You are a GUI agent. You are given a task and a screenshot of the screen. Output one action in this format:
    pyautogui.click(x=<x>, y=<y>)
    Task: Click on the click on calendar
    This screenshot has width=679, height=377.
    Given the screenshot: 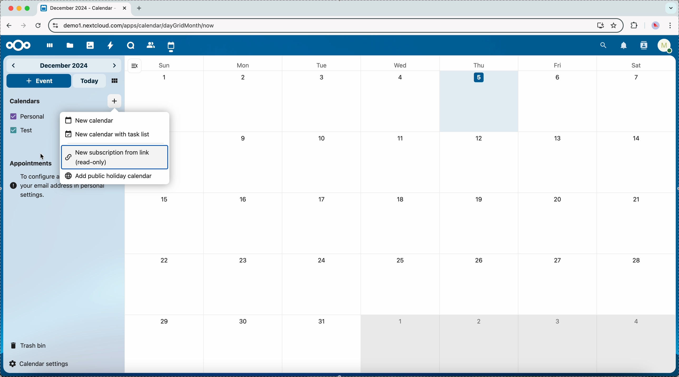 What is the action you would take?
    pyautogui.click(x=171, y=46)
    